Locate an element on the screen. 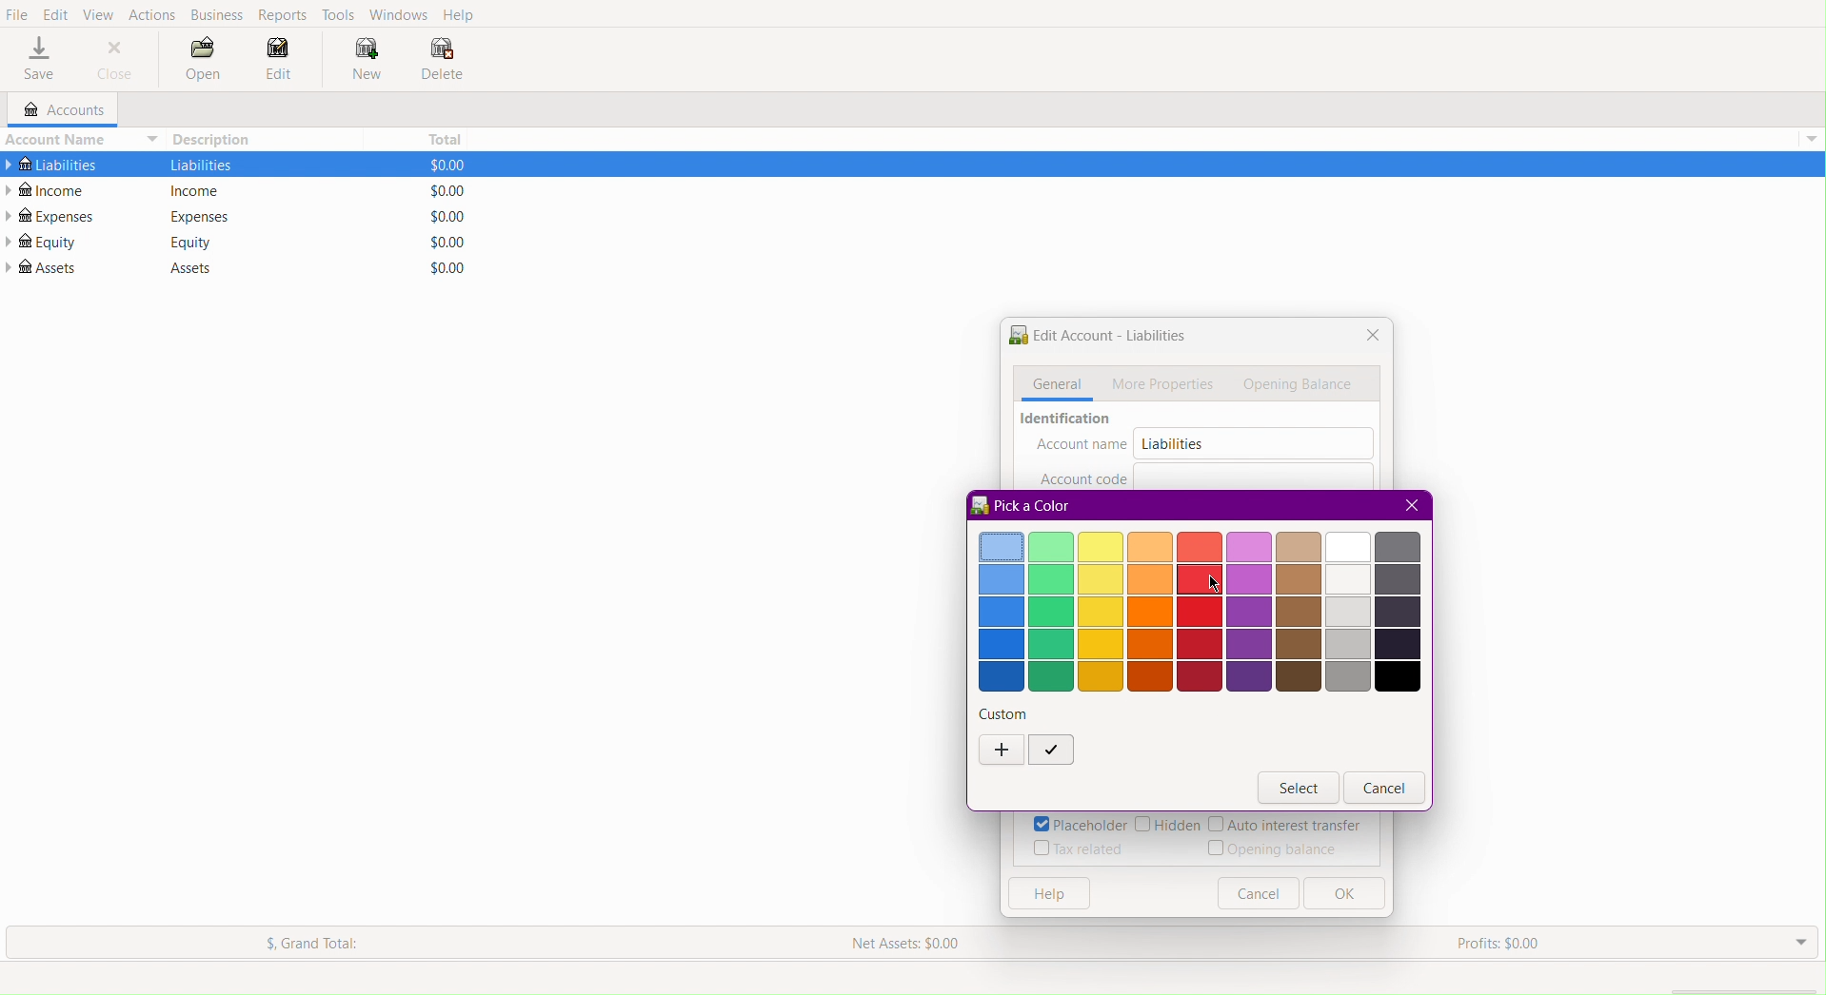  Tax related is located at coordinates (1080, 849).